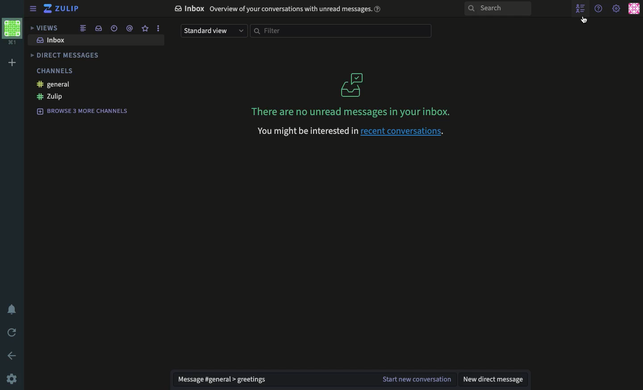 Image resolution: width=643 pixels, height=390 pixels. Describe the element at coordinates (159, 28) in the screenshot. I see `options` at that location.